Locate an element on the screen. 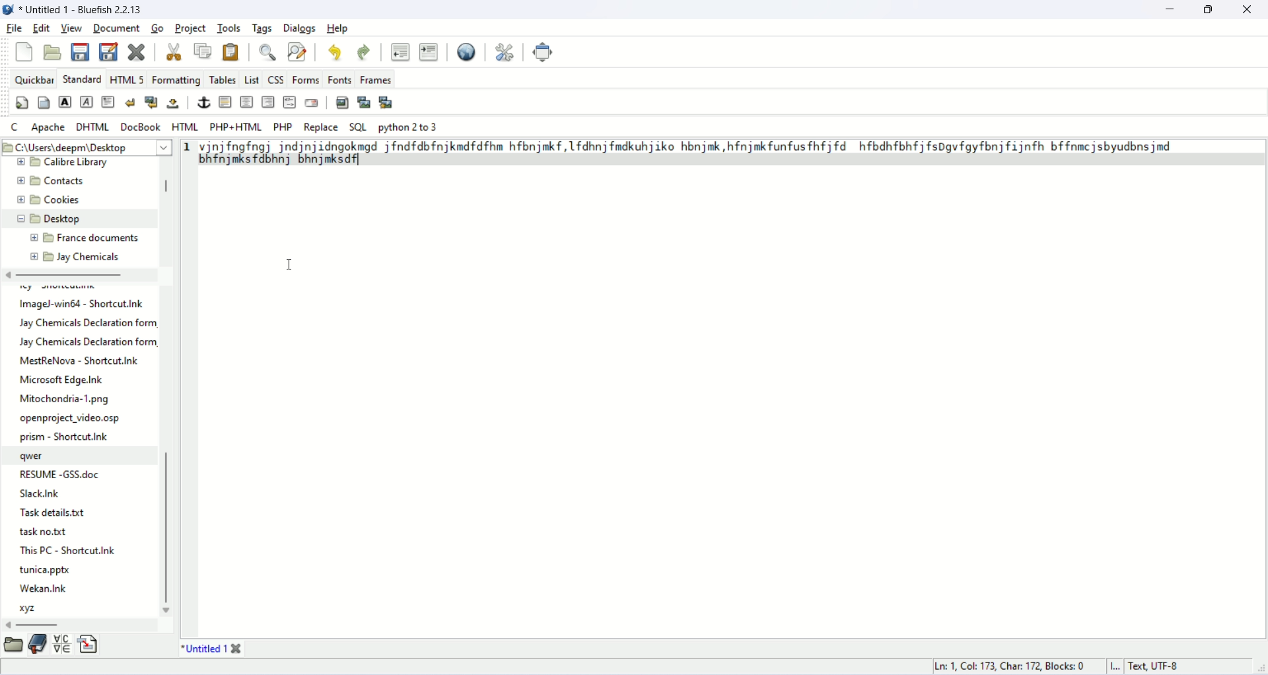  save as is located at coordinates (108, 52).